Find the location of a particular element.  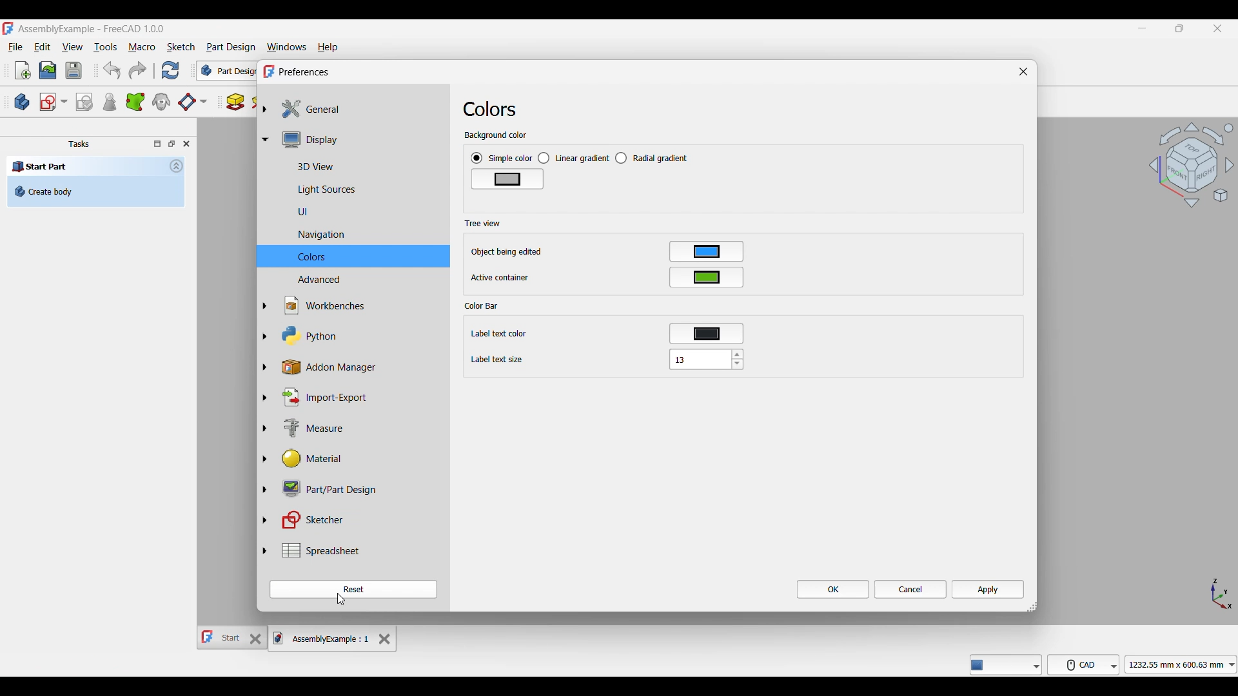

UI is located at coordinates (288, 212).